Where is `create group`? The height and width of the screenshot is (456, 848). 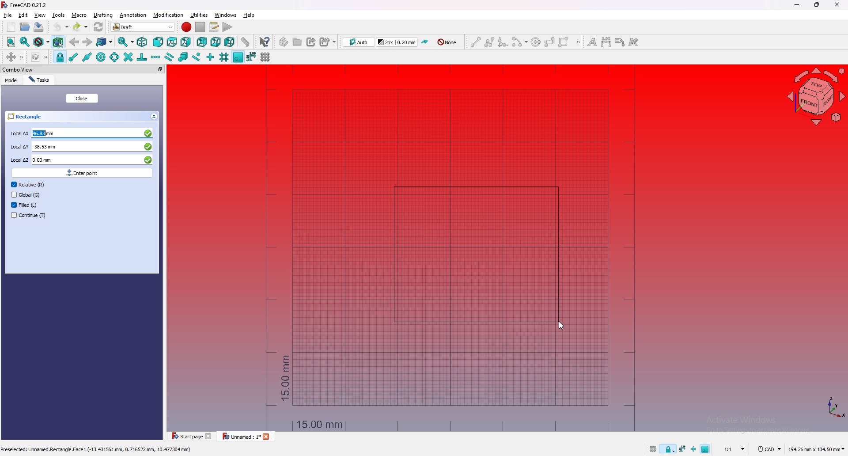
create group is located at coordinates (297, 42).